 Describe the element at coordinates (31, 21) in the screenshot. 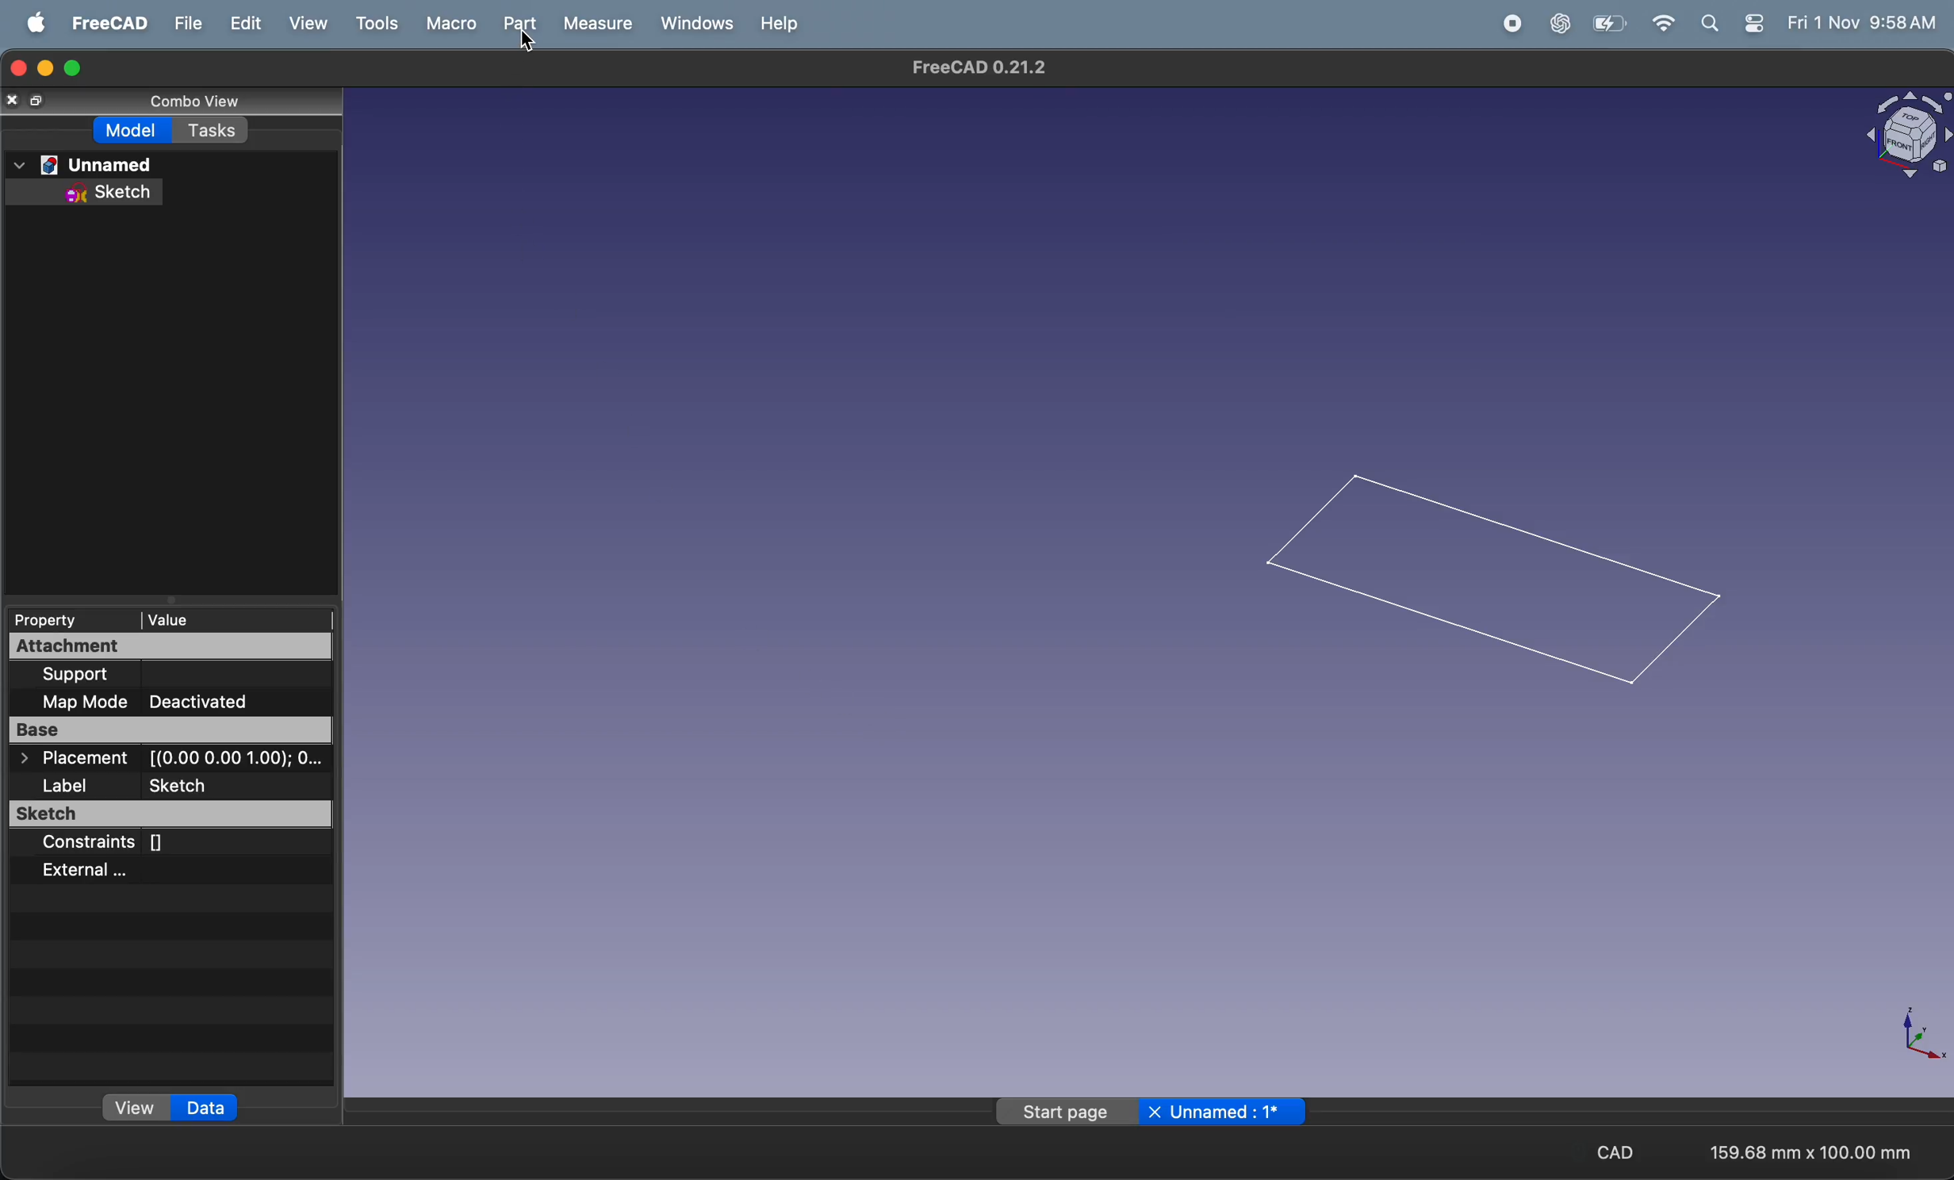

I see `apple menu` at that location.